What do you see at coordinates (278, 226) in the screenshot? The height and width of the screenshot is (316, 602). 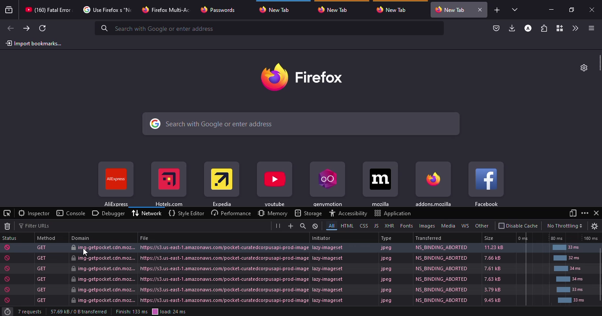 I see `pause` at bounding box center [278, 226].